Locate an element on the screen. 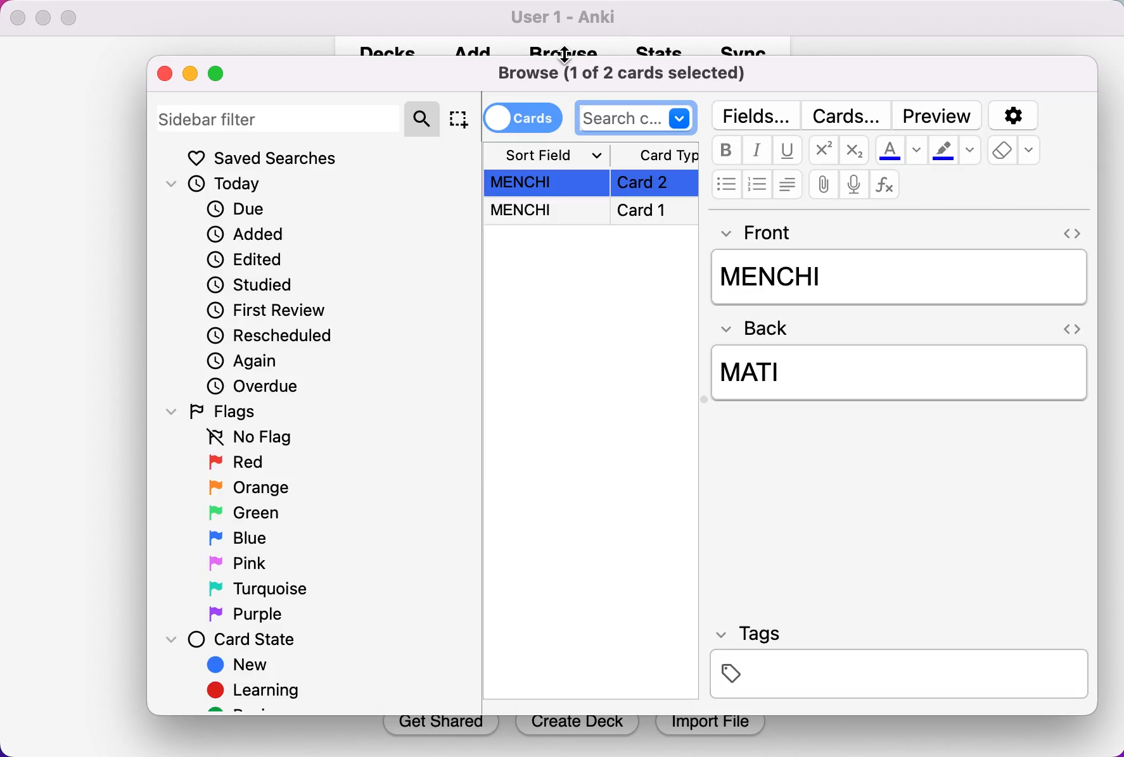 This screenshot has height=757, width=1124. record audio is located at coordinates (853, 184).